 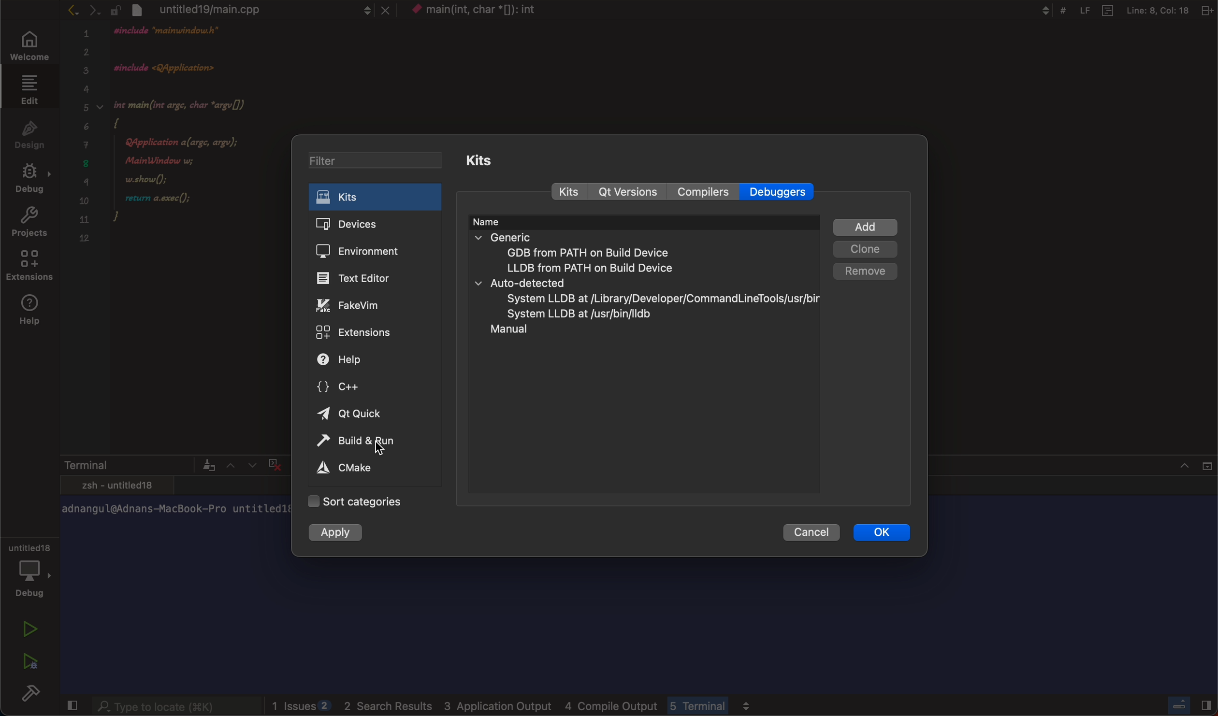 I want to click on c++, so click(x=359, y=387).